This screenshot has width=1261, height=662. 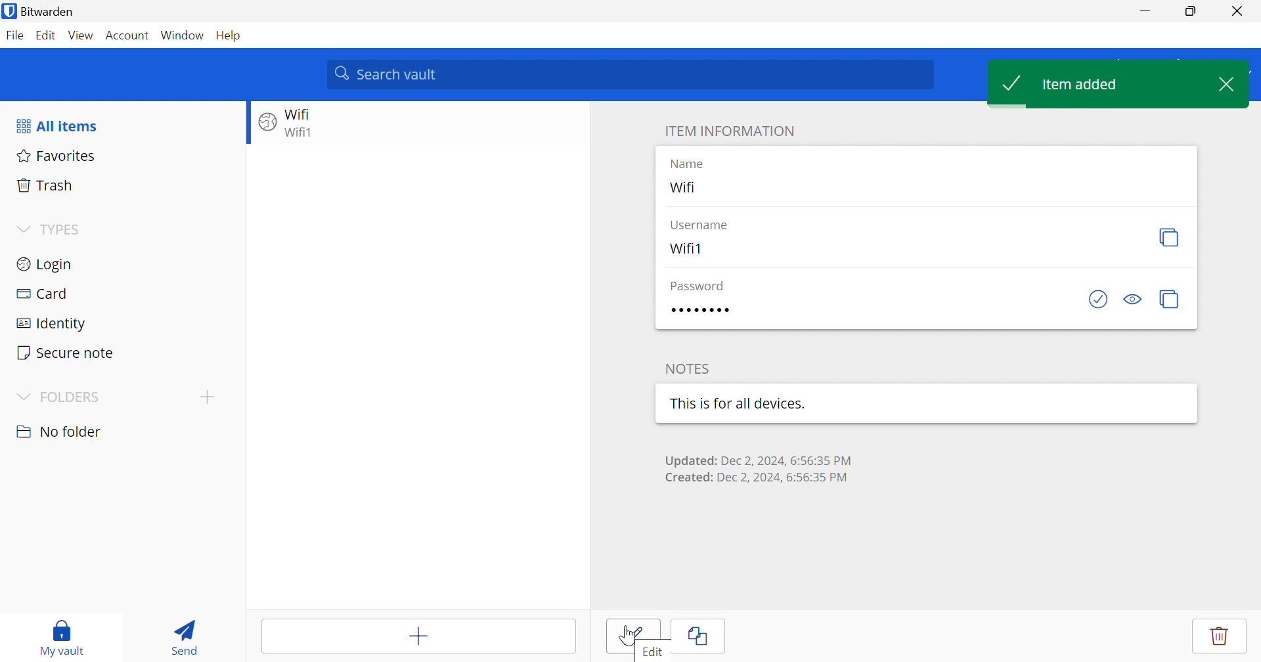 I want to click on Secure note, so click(x=64, y=354).